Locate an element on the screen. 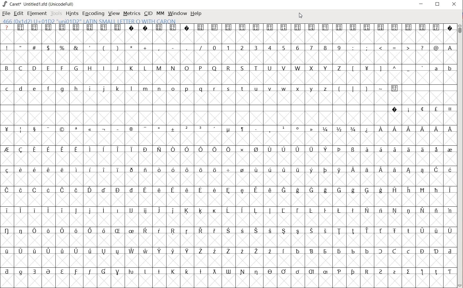 The image size is (463, 288). glyph characters is located at coordinates (227, 150).